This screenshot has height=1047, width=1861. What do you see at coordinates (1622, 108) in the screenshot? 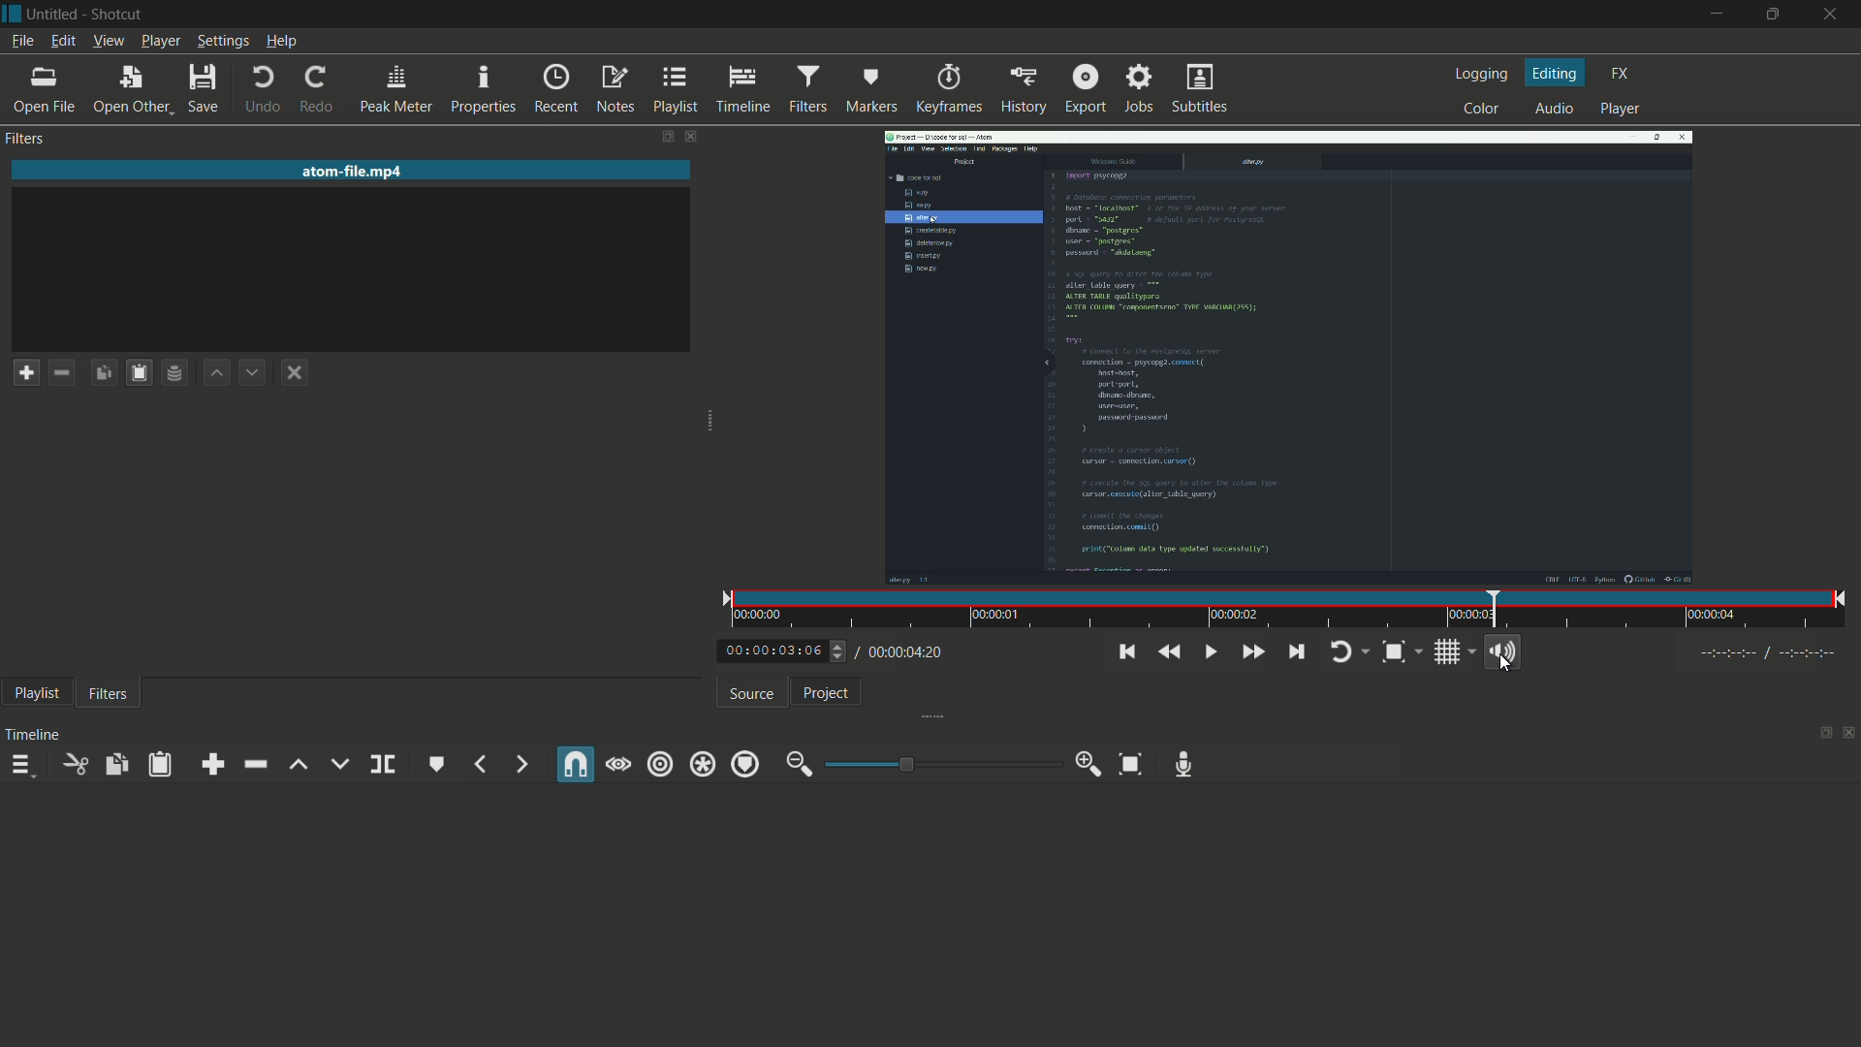
I see `player` at bounding box center [1622, 108].